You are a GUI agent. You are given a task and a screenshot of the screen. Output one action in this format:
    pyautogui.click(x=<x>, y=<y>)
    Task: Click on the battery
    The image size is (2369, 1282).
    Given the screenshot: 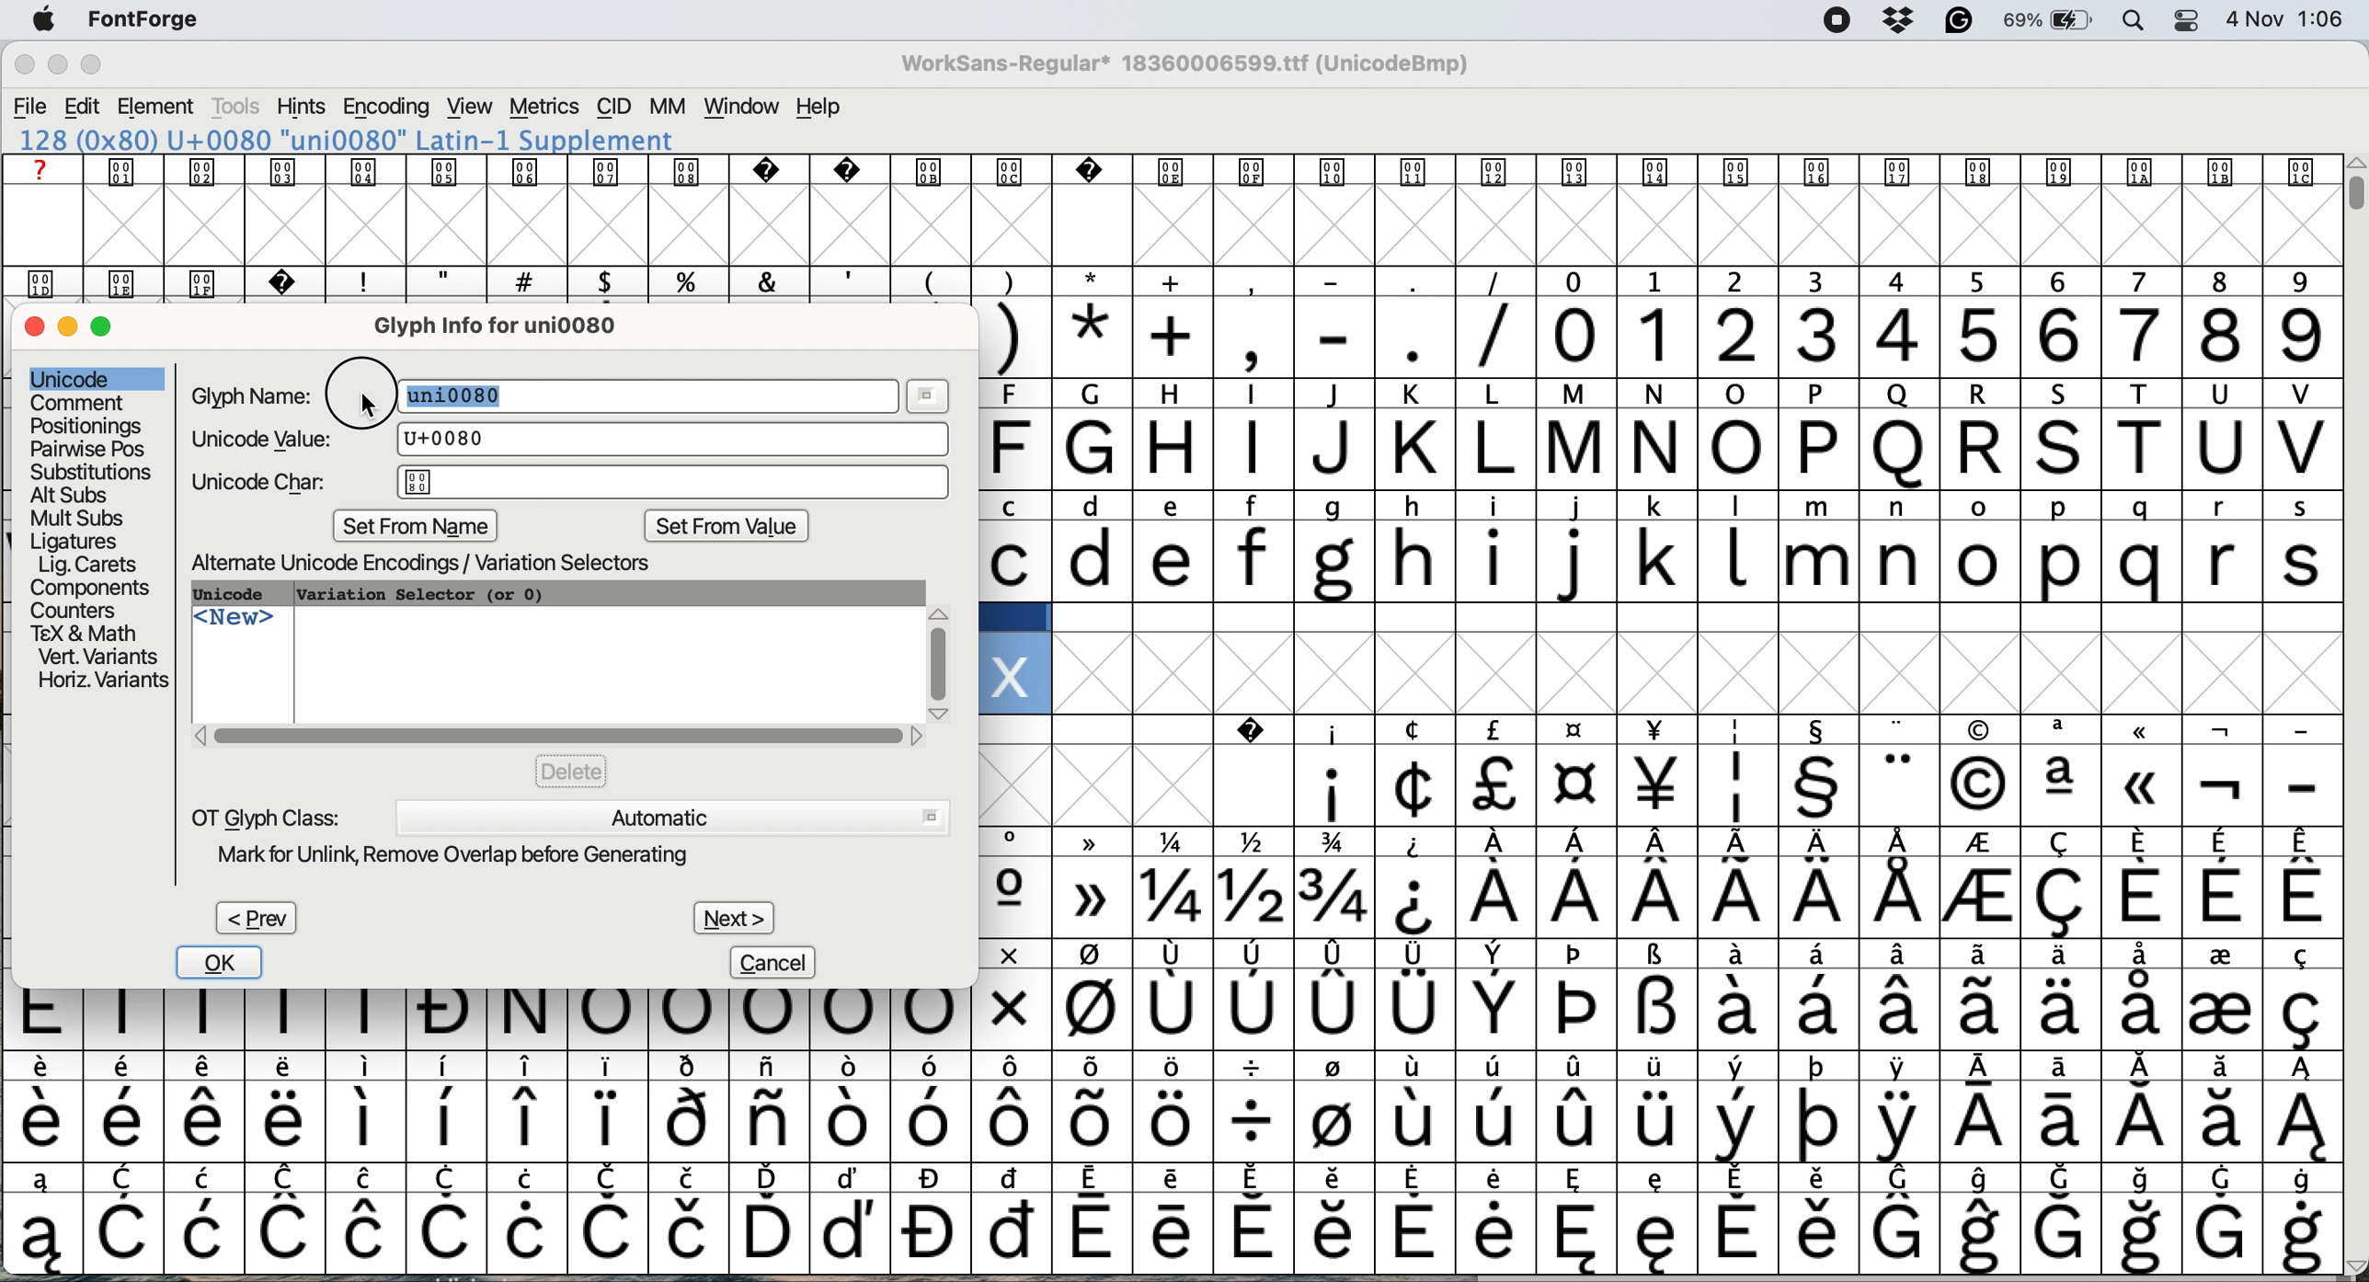 What is the action you would take?
    pyautogui.click(x=2048, y=21)
    